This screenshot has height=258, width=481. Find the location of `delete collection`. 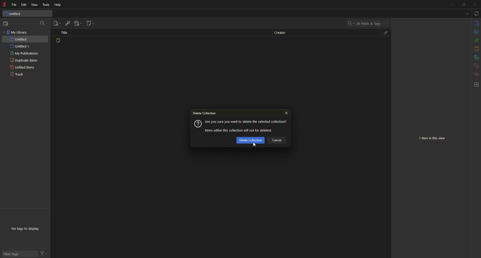

delete collection is located at coordinates (251, 140).